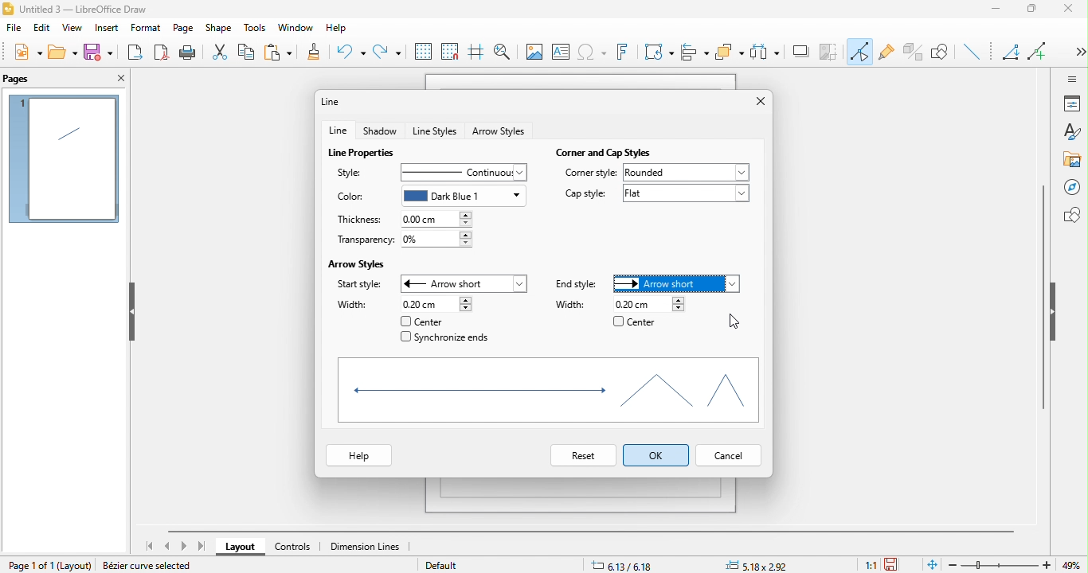 The image size is (1088, 573). I want to click on arrow short, so click(468, 283).